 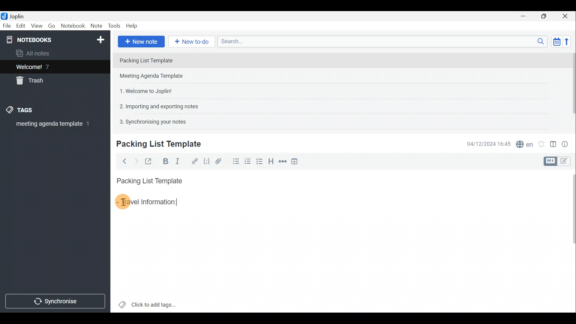 What do you see at coordinates (192, 42) in the screenshot?
I see `New to-do` at bounding box center [192, 42].